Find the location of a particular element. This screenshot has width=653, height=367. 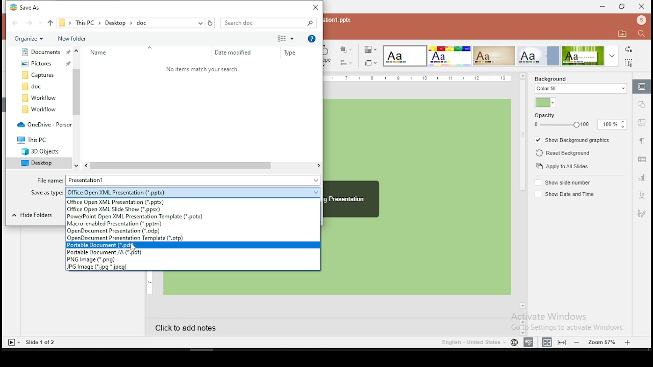

show background graphics is located at coordinates (574, 140).